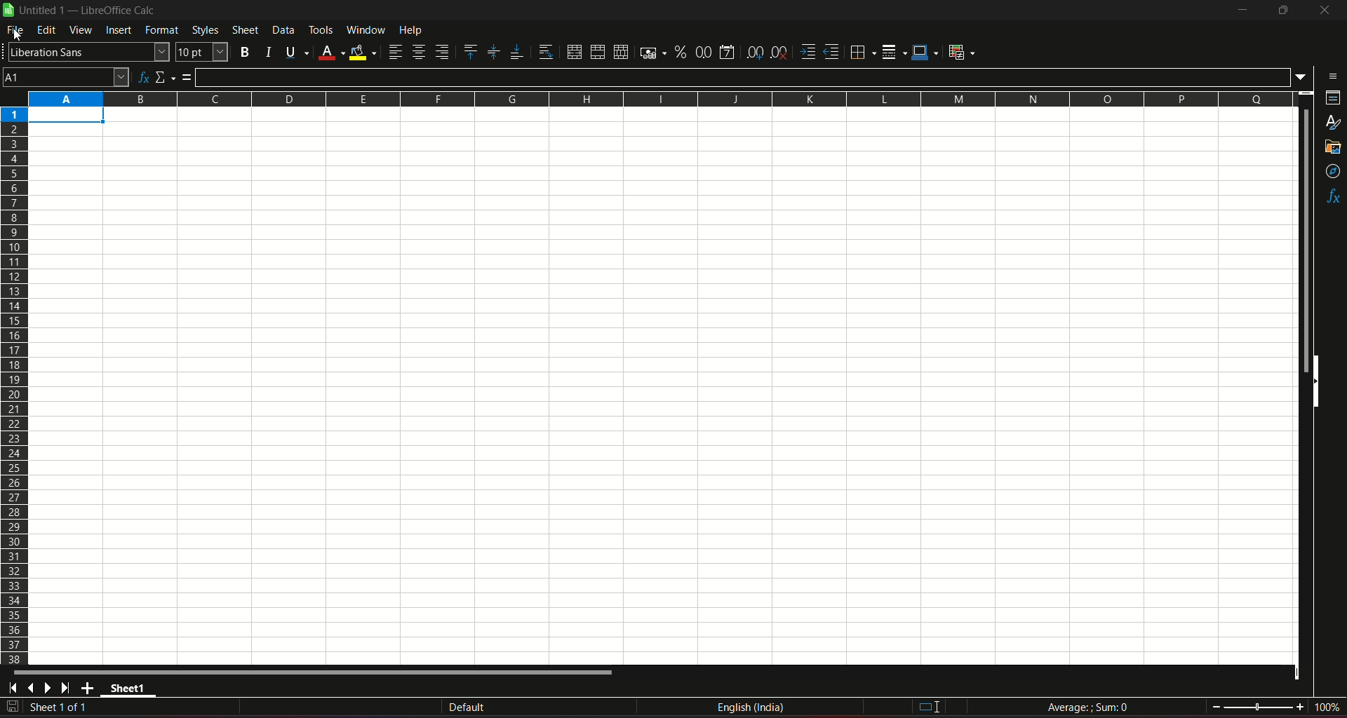 The width and height of the screenshot is (1347, 718). I want to click on delete decimal point, so click(780, 52).